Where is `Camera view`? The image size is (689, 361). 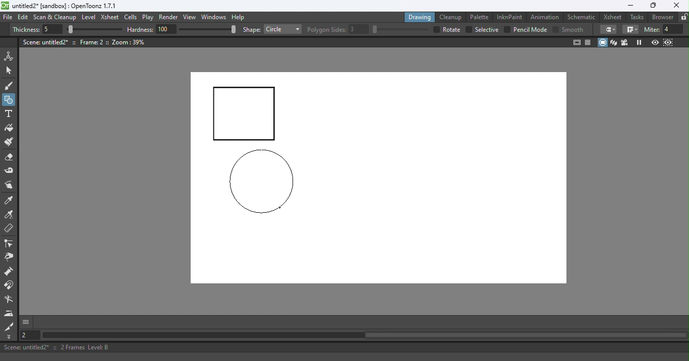
Camera view is located at coordinates (626, 42).